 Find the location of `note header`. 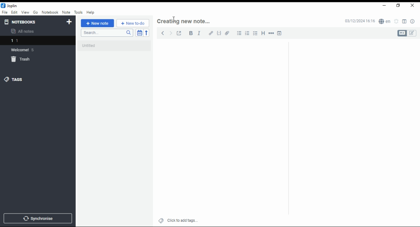

note header is located at coordinates (185, 21).